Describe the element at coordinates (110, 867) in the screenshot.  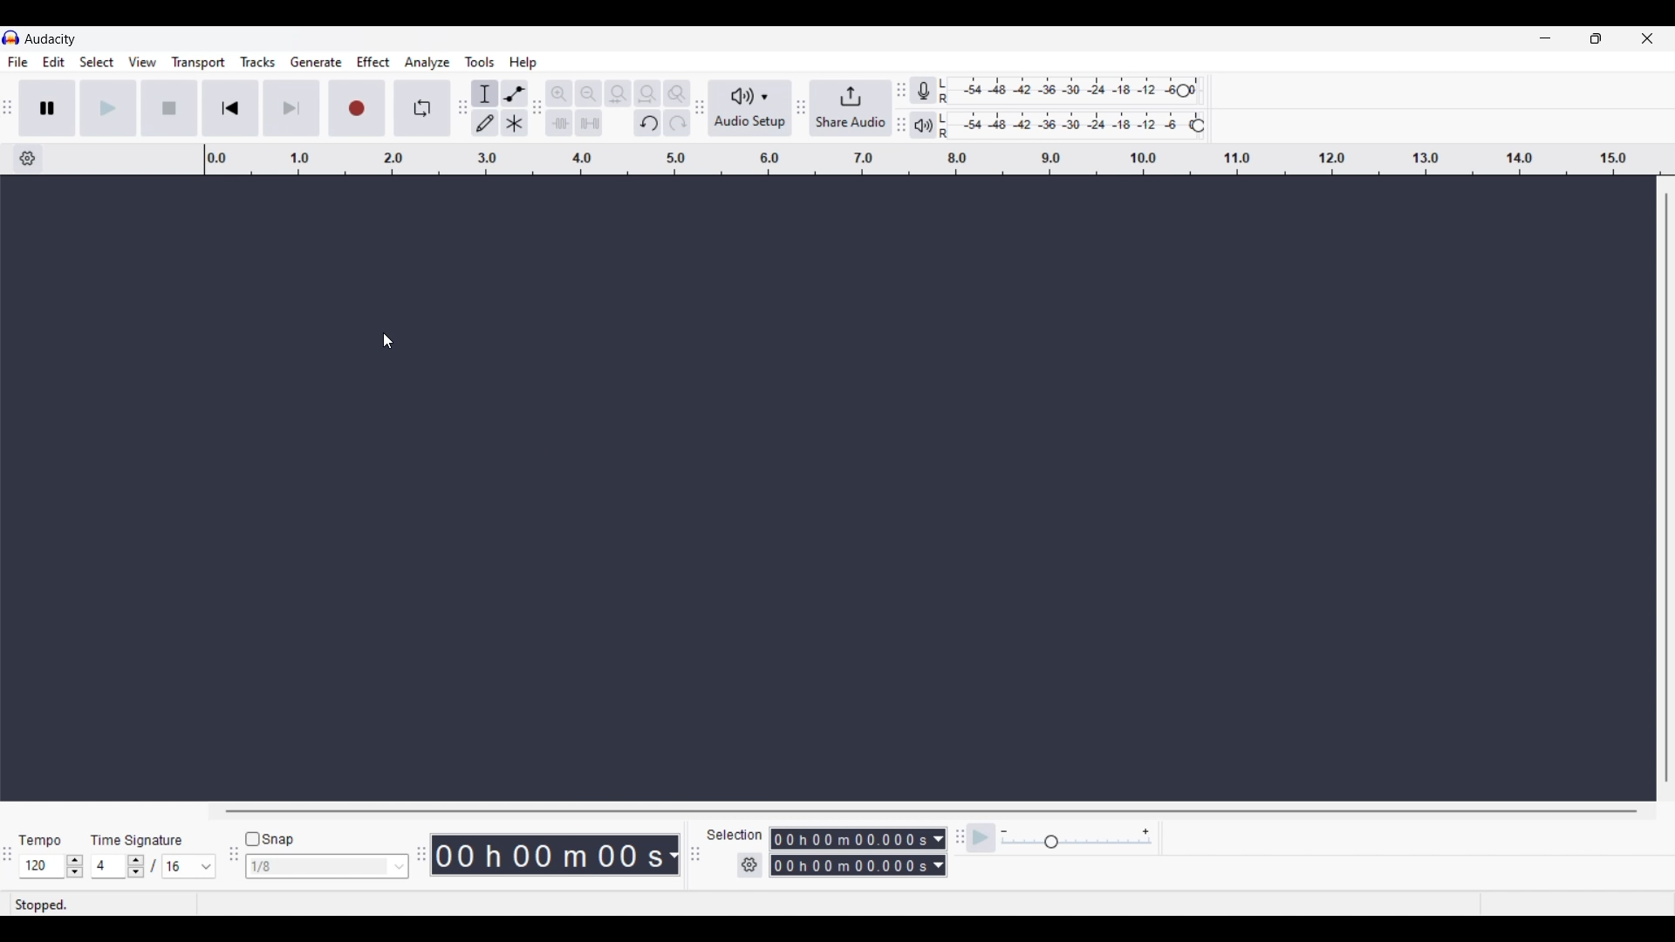
I see `Selected time signature` at that location.